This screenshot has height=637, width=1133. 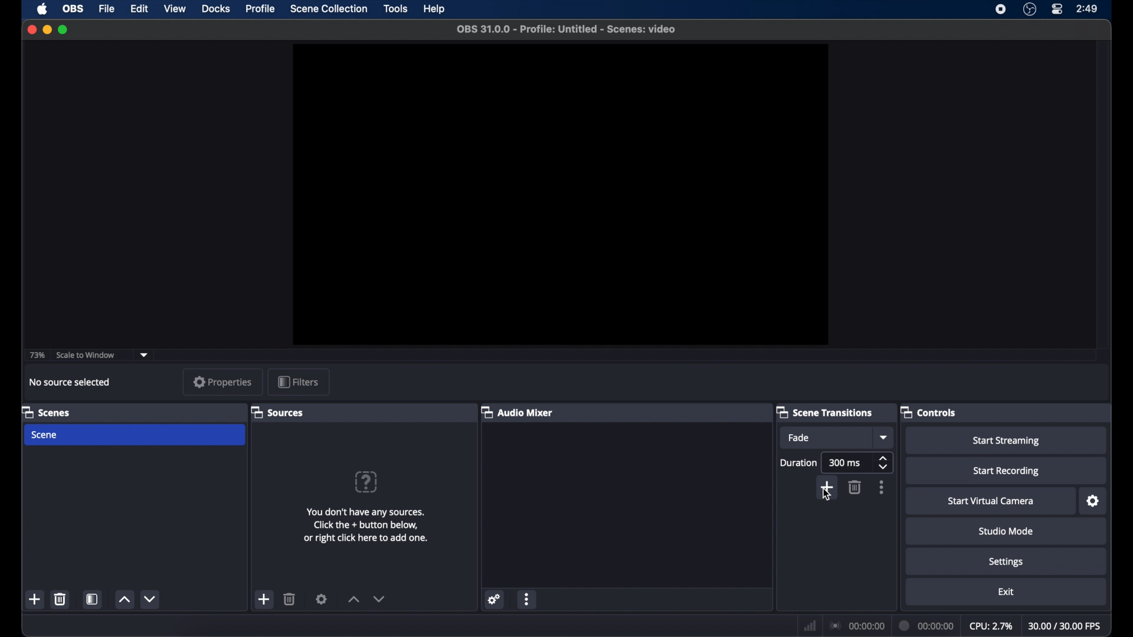 What do you see at coordinates (845, 462) in the screenshot?
I see `300 ms` at bounding box center [845, 462].